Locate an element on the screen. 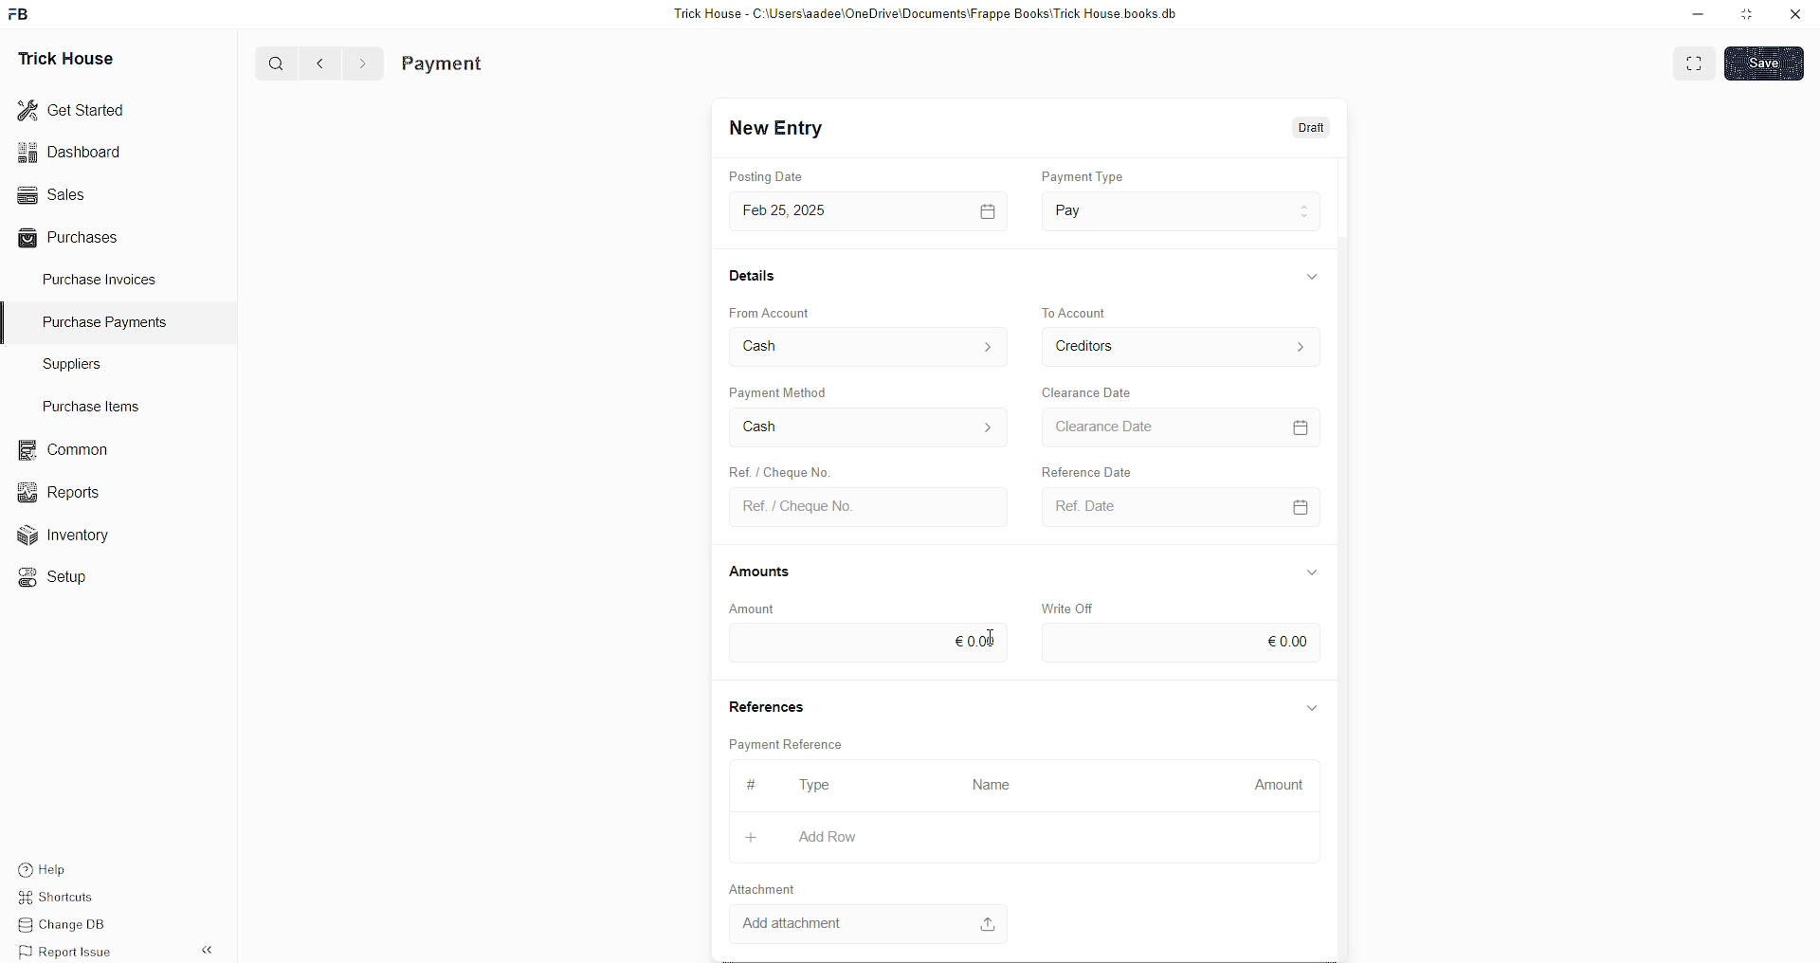 Image resolution: width=1820 pixels, height=963 pixels. Trick House - C:\Users\aadee\OneDrive\Documents\Frappe Books\Trick House books.db is located at coordinates (929, 14).